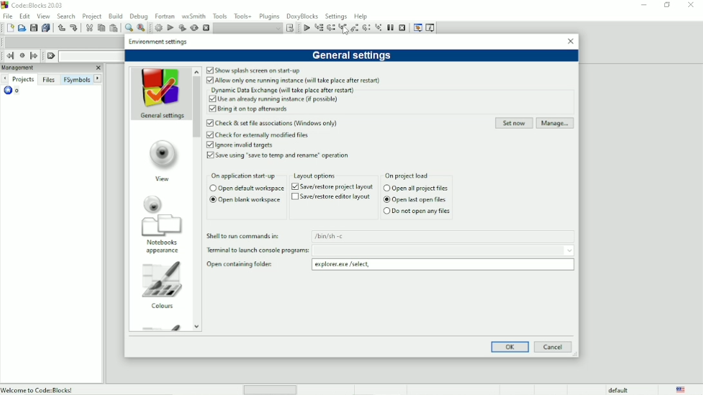  Describe the element at coordinates (290, 99) in the screenshot. I see `Use an already running instance` at that location.